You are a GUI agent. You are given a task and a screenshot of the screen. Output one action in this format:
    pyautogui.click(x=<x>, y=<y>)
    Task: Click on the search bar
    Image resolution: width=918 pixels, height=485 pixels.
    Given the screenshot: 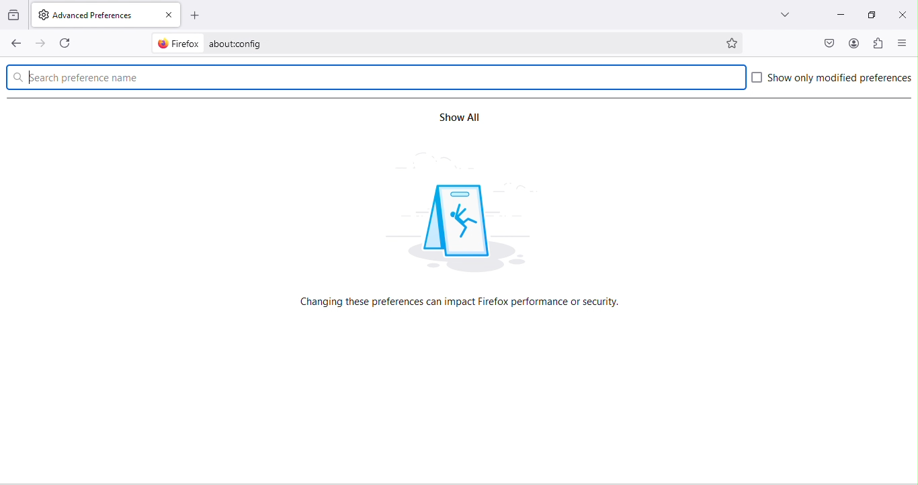 What is the action you would take?
    pyautogui.click(x=376, y=76)
    